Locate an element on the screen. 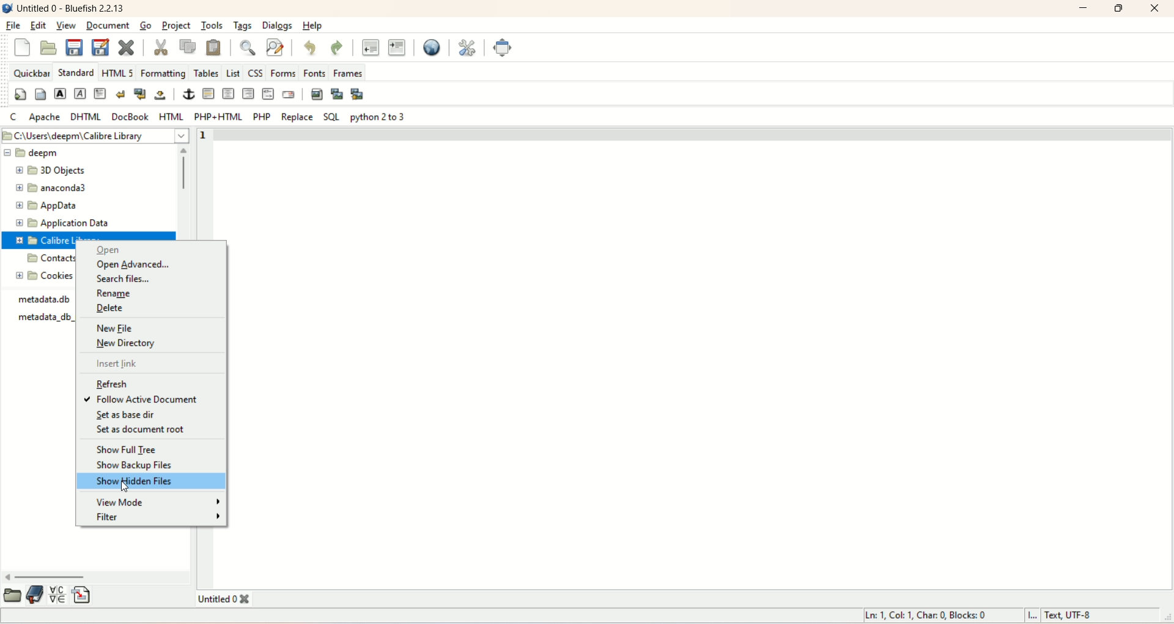 This screenshot has width=1174, height=624. anaconda3 is located at coordinates (50, 187).